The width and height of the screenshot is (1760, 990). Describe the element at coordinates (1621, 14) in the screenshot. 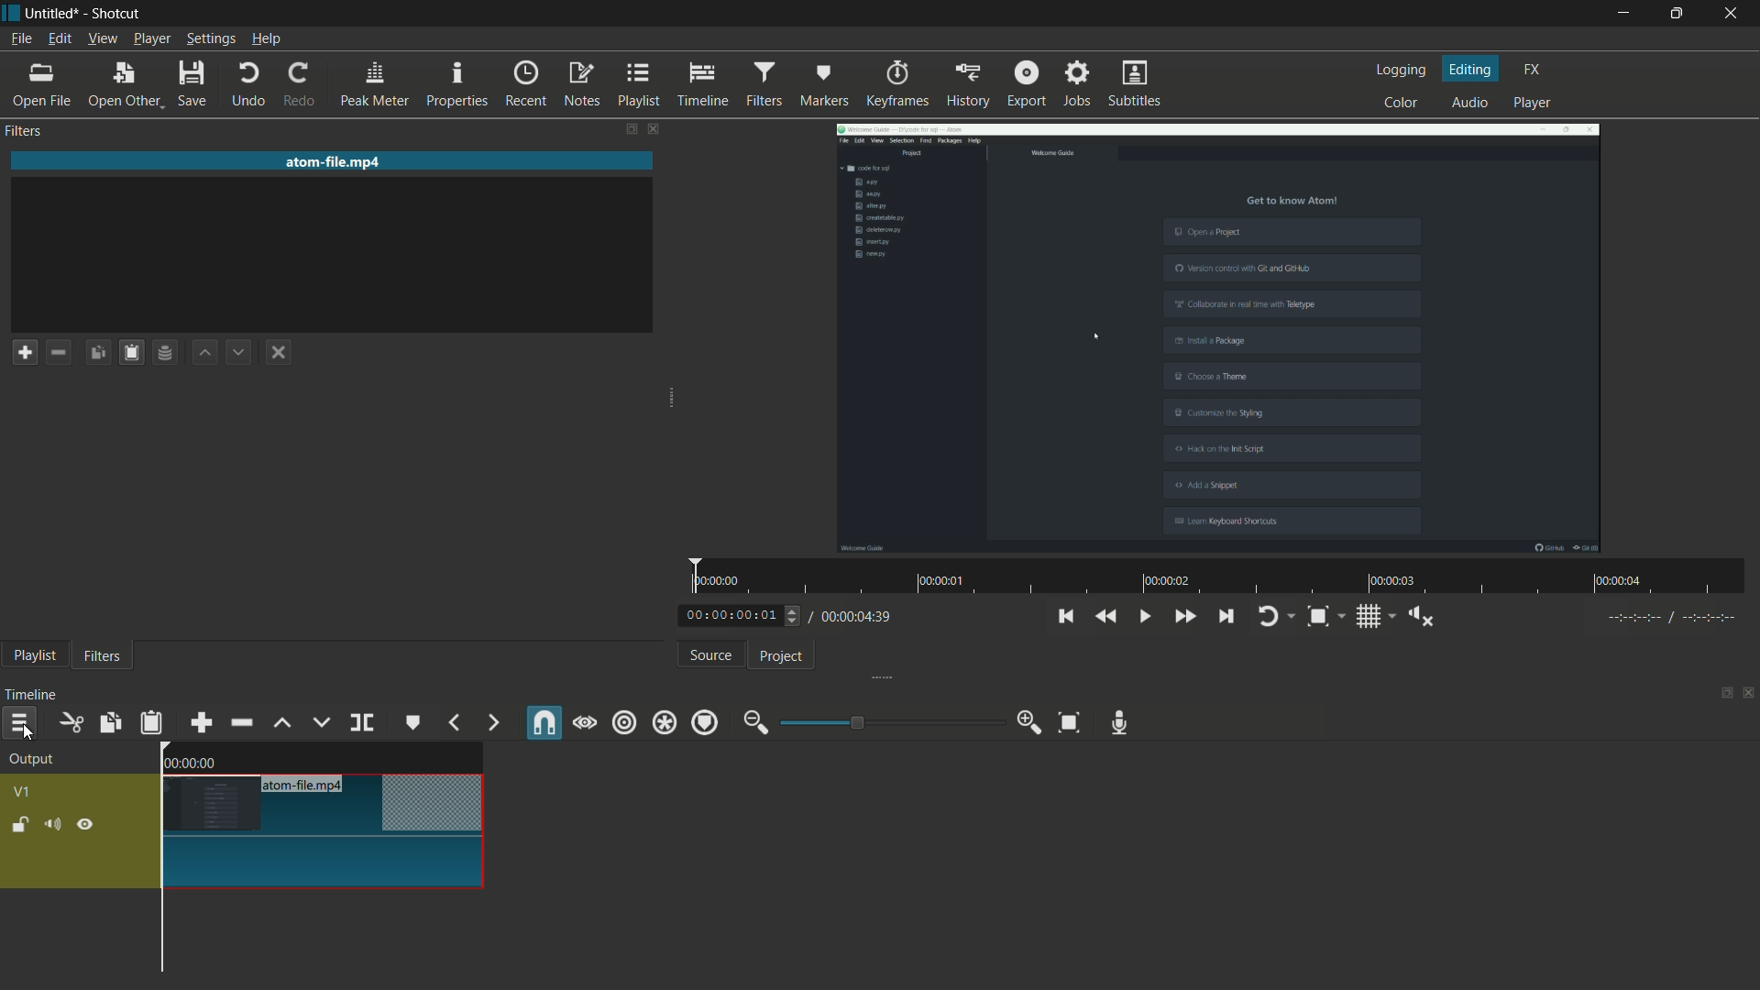

I see `minimize` at that location.